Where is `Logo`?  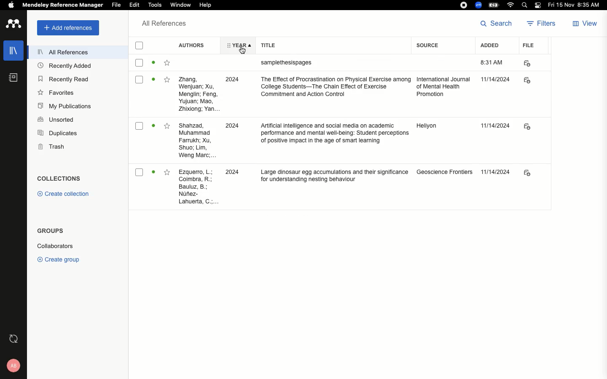 Logo is located at coordinates (12, 24).